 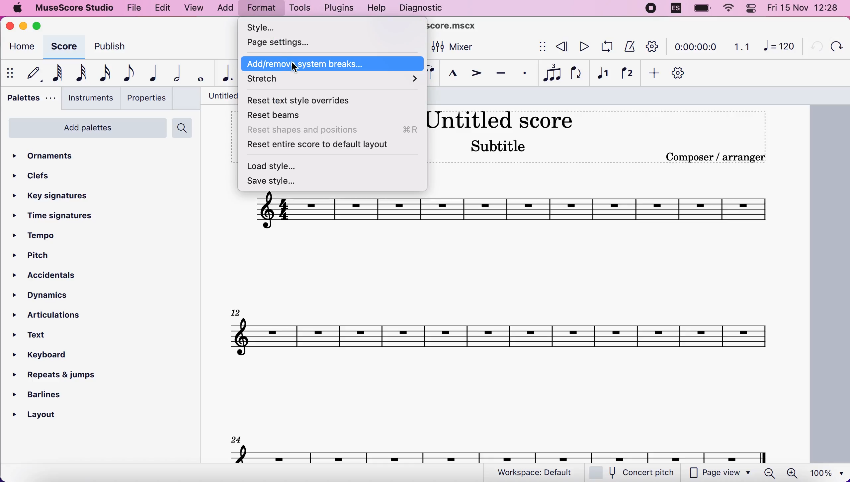 What do you see at coordinates (628, 74) in the screenshot?
I see `voice 2` at bounding box center [628, 74].